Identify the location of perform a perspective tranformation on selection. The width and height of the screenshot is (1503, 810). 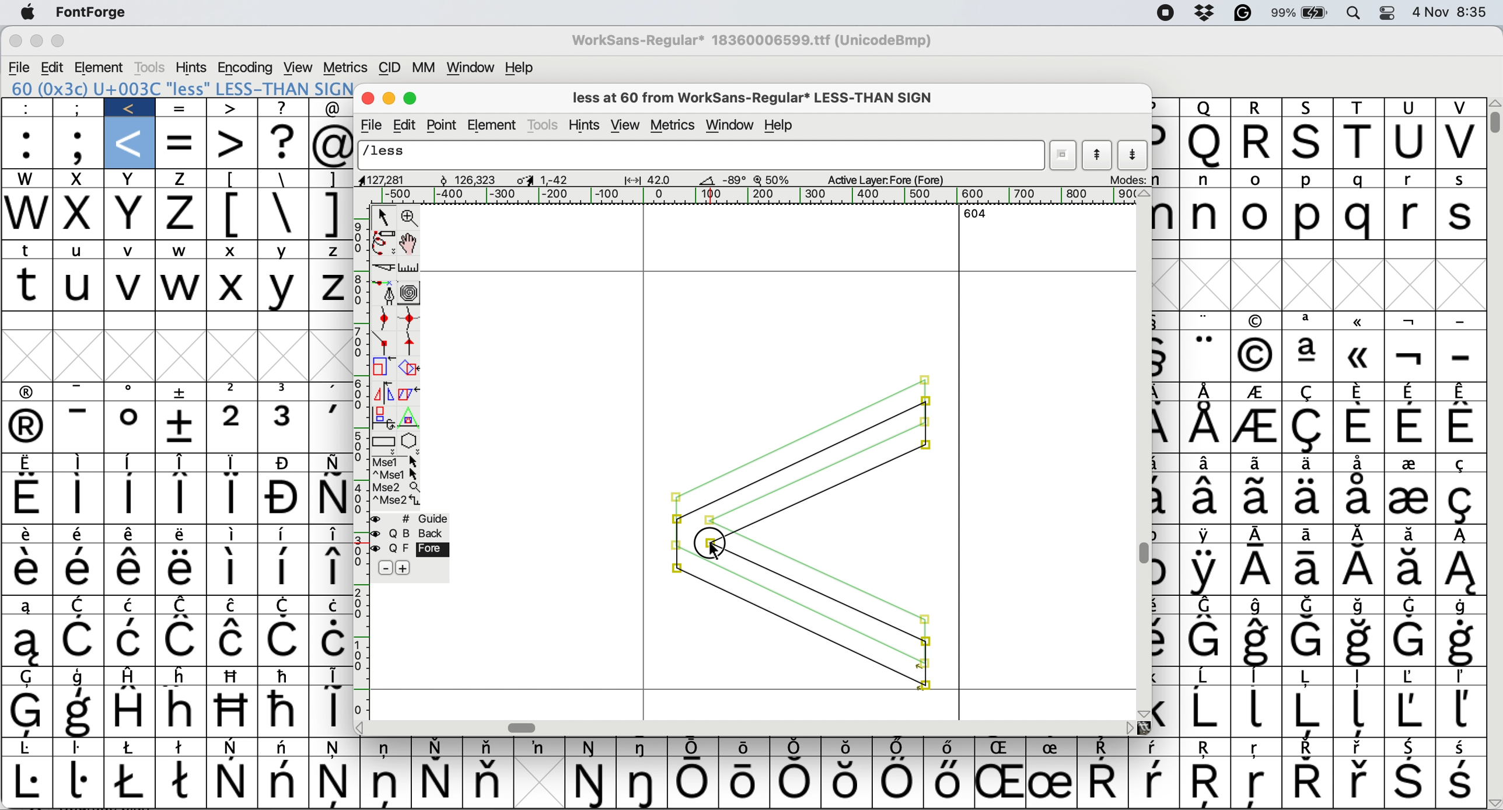
(414, 415).